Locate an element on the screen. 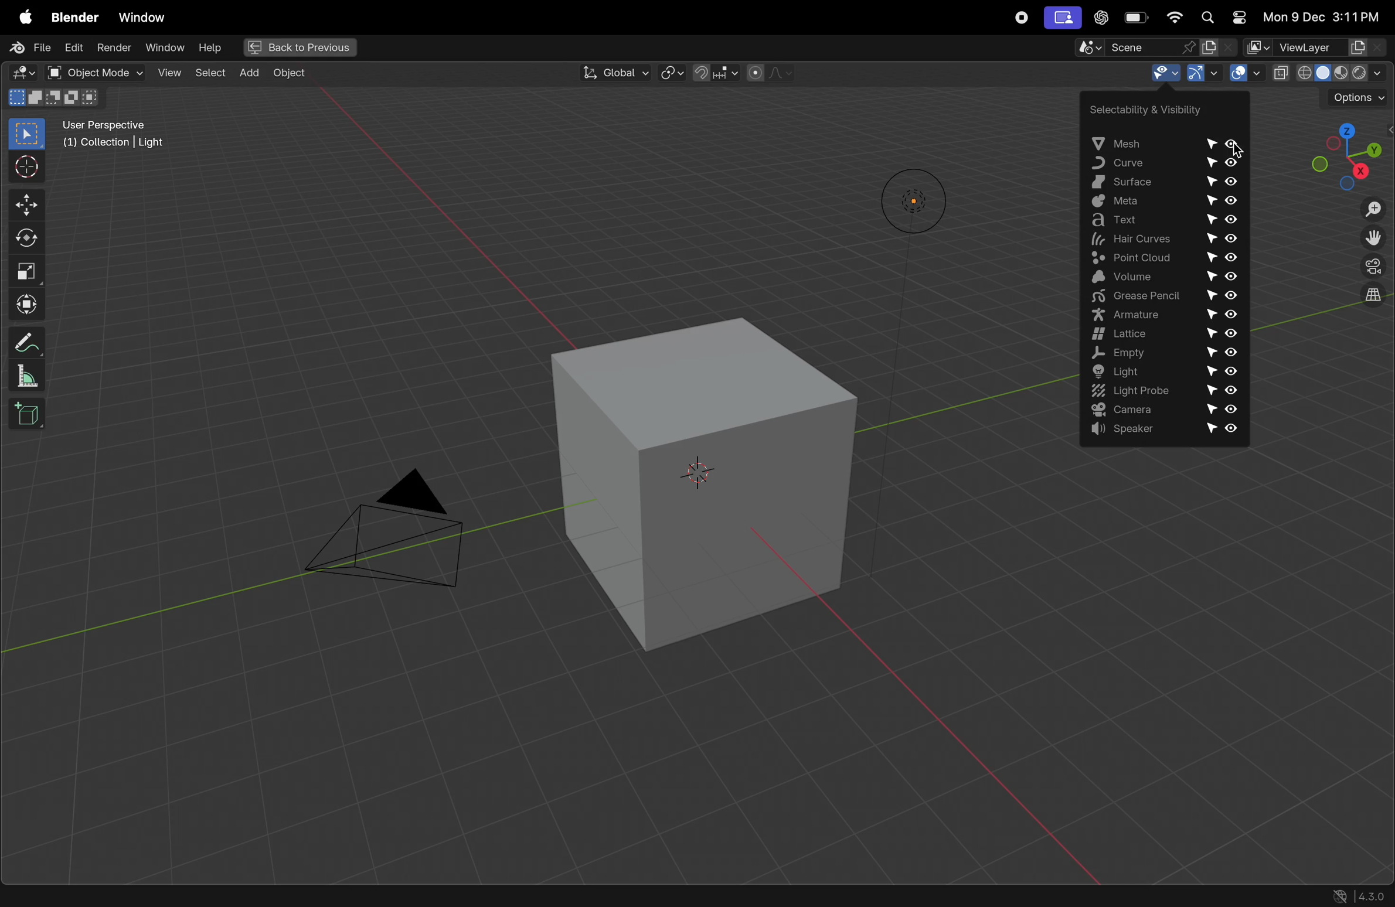 The width and height of the screenshot is (1395, 907). recorder is located at coordinates (1023, 19).